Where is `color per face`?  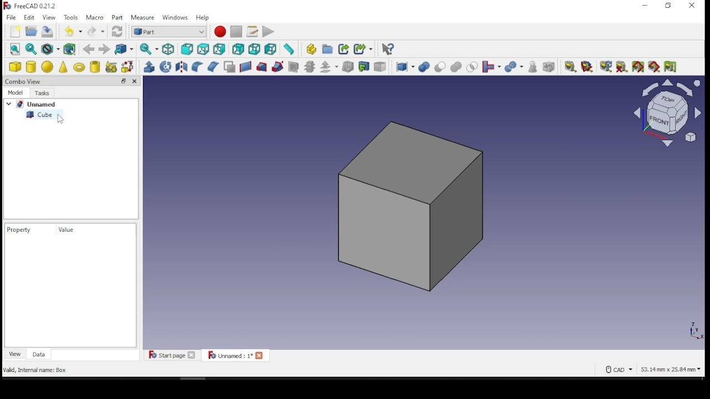 color per face is located at coordinates (382, 66).